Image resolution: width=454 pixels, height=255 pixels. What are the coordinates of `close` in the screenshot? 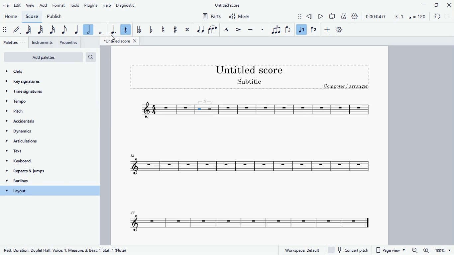 It's located at (449, 5).